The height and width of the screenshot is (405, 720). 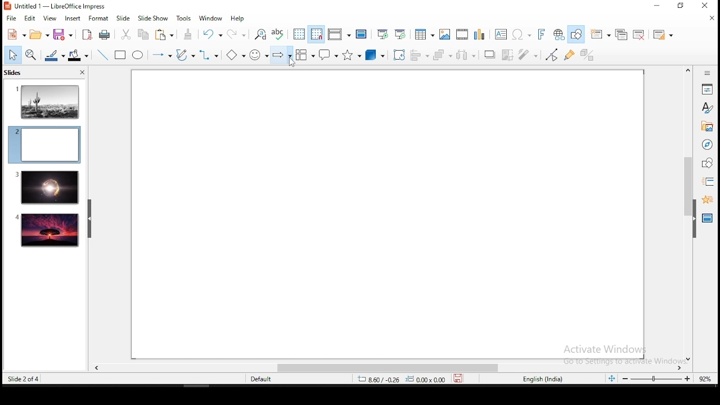 I want to click on toggle point edit mode, so click(x=552, y=56).